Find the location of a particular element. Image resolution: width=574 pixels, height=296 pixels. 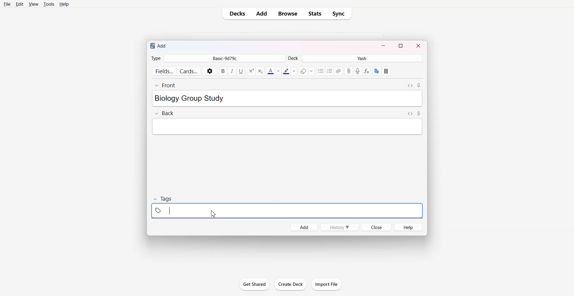

Alignment is located at coordinates (339, 71).